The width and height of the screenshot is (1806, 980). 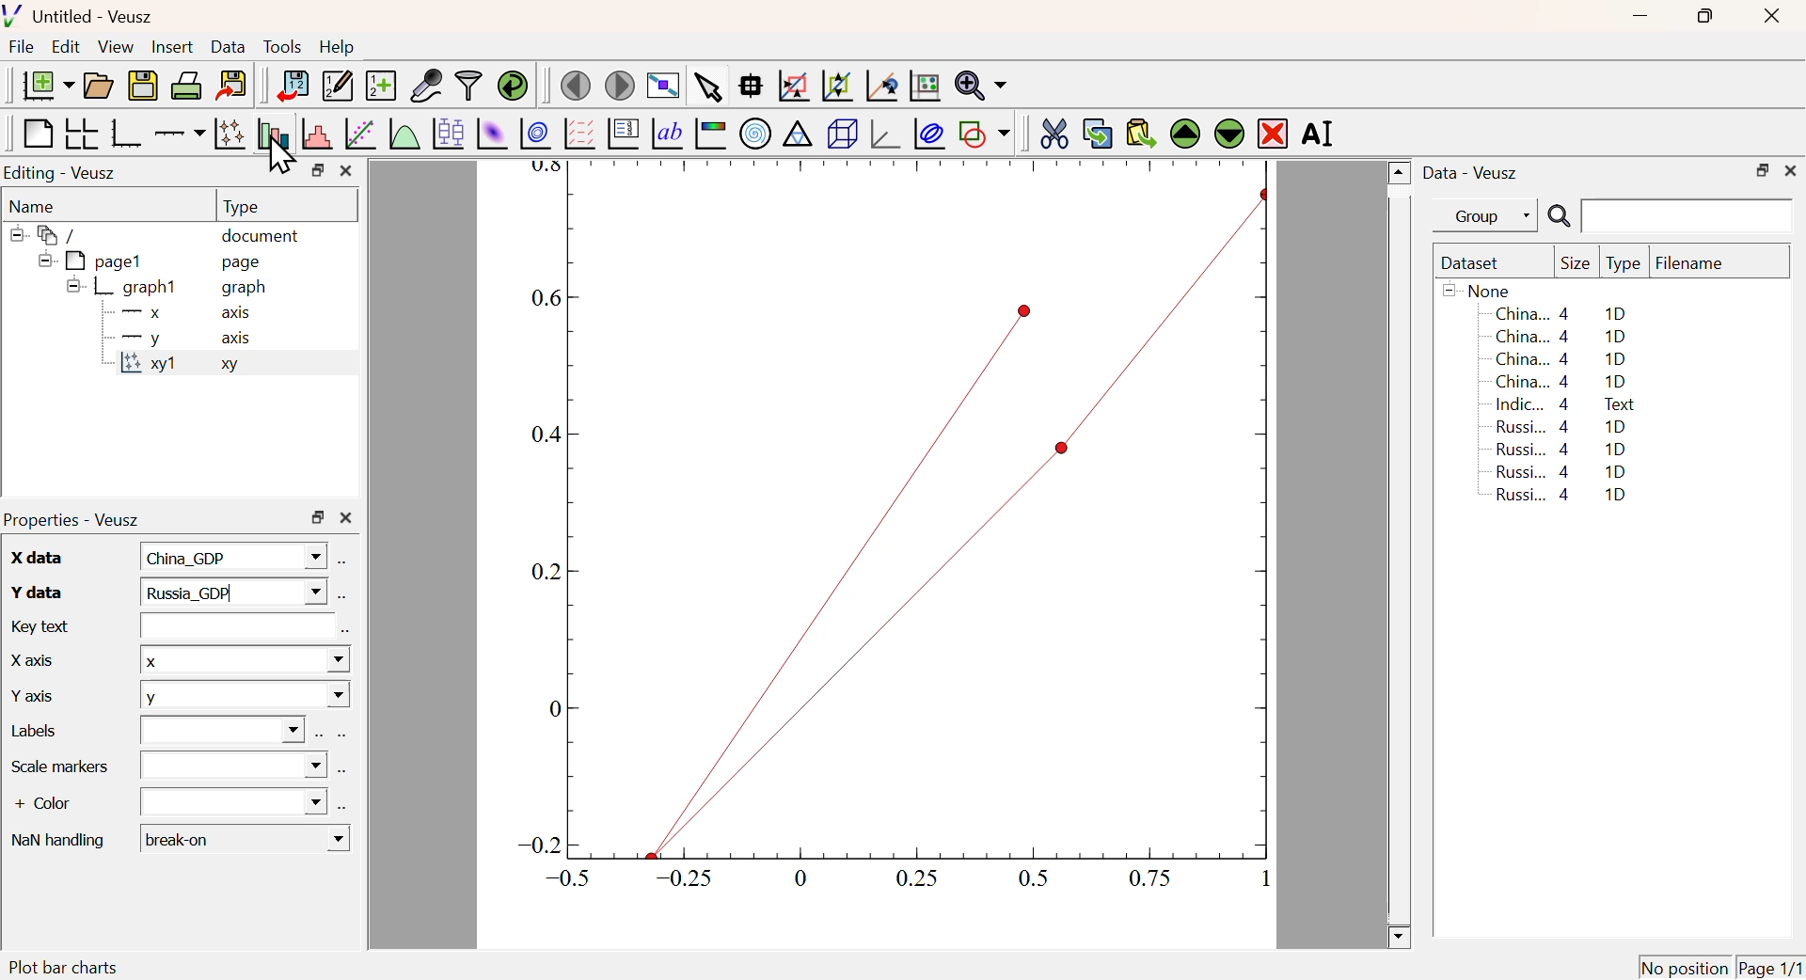 What do you see at coordinates (42, 624) in the screenshot?
I see `Key text` at bounding box center [42, 624].